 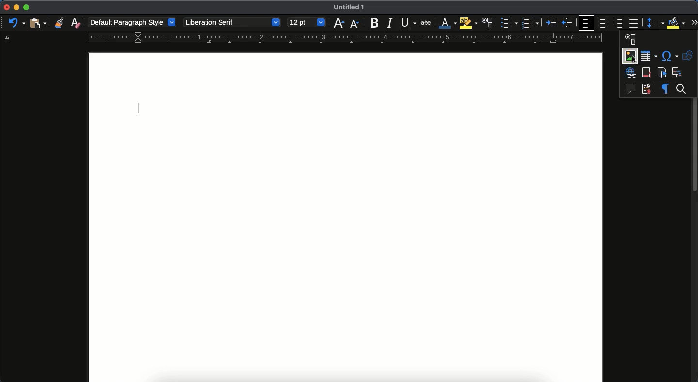 I want to click on bookmark, so click(x=662, y=72).